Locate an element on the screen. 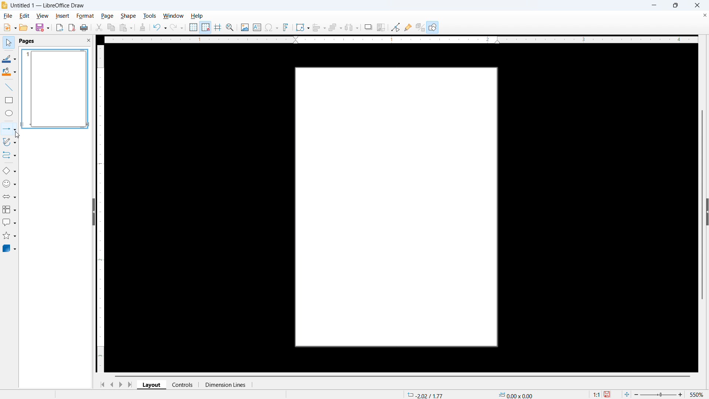 The image size is (709, 399).  paste  is located at coordinates (126, 28).